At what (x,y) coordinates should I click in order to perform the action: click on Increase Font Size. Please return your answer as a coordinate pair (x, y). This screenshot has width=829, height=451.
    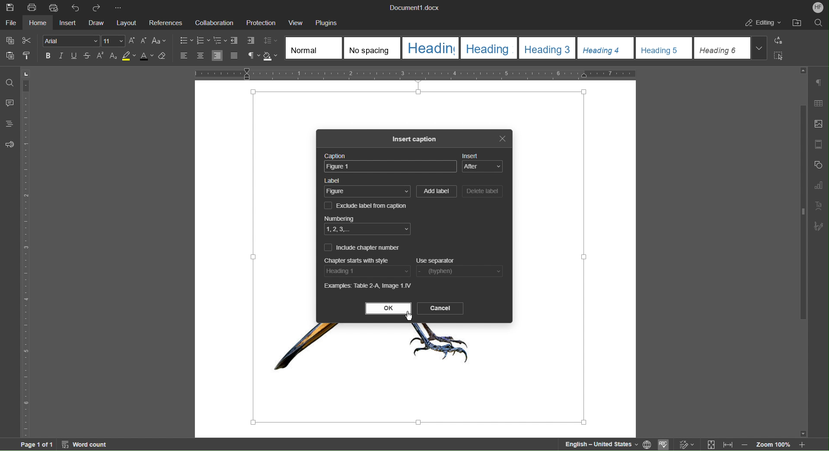
    Looking at the image, I should click on (133, 41).